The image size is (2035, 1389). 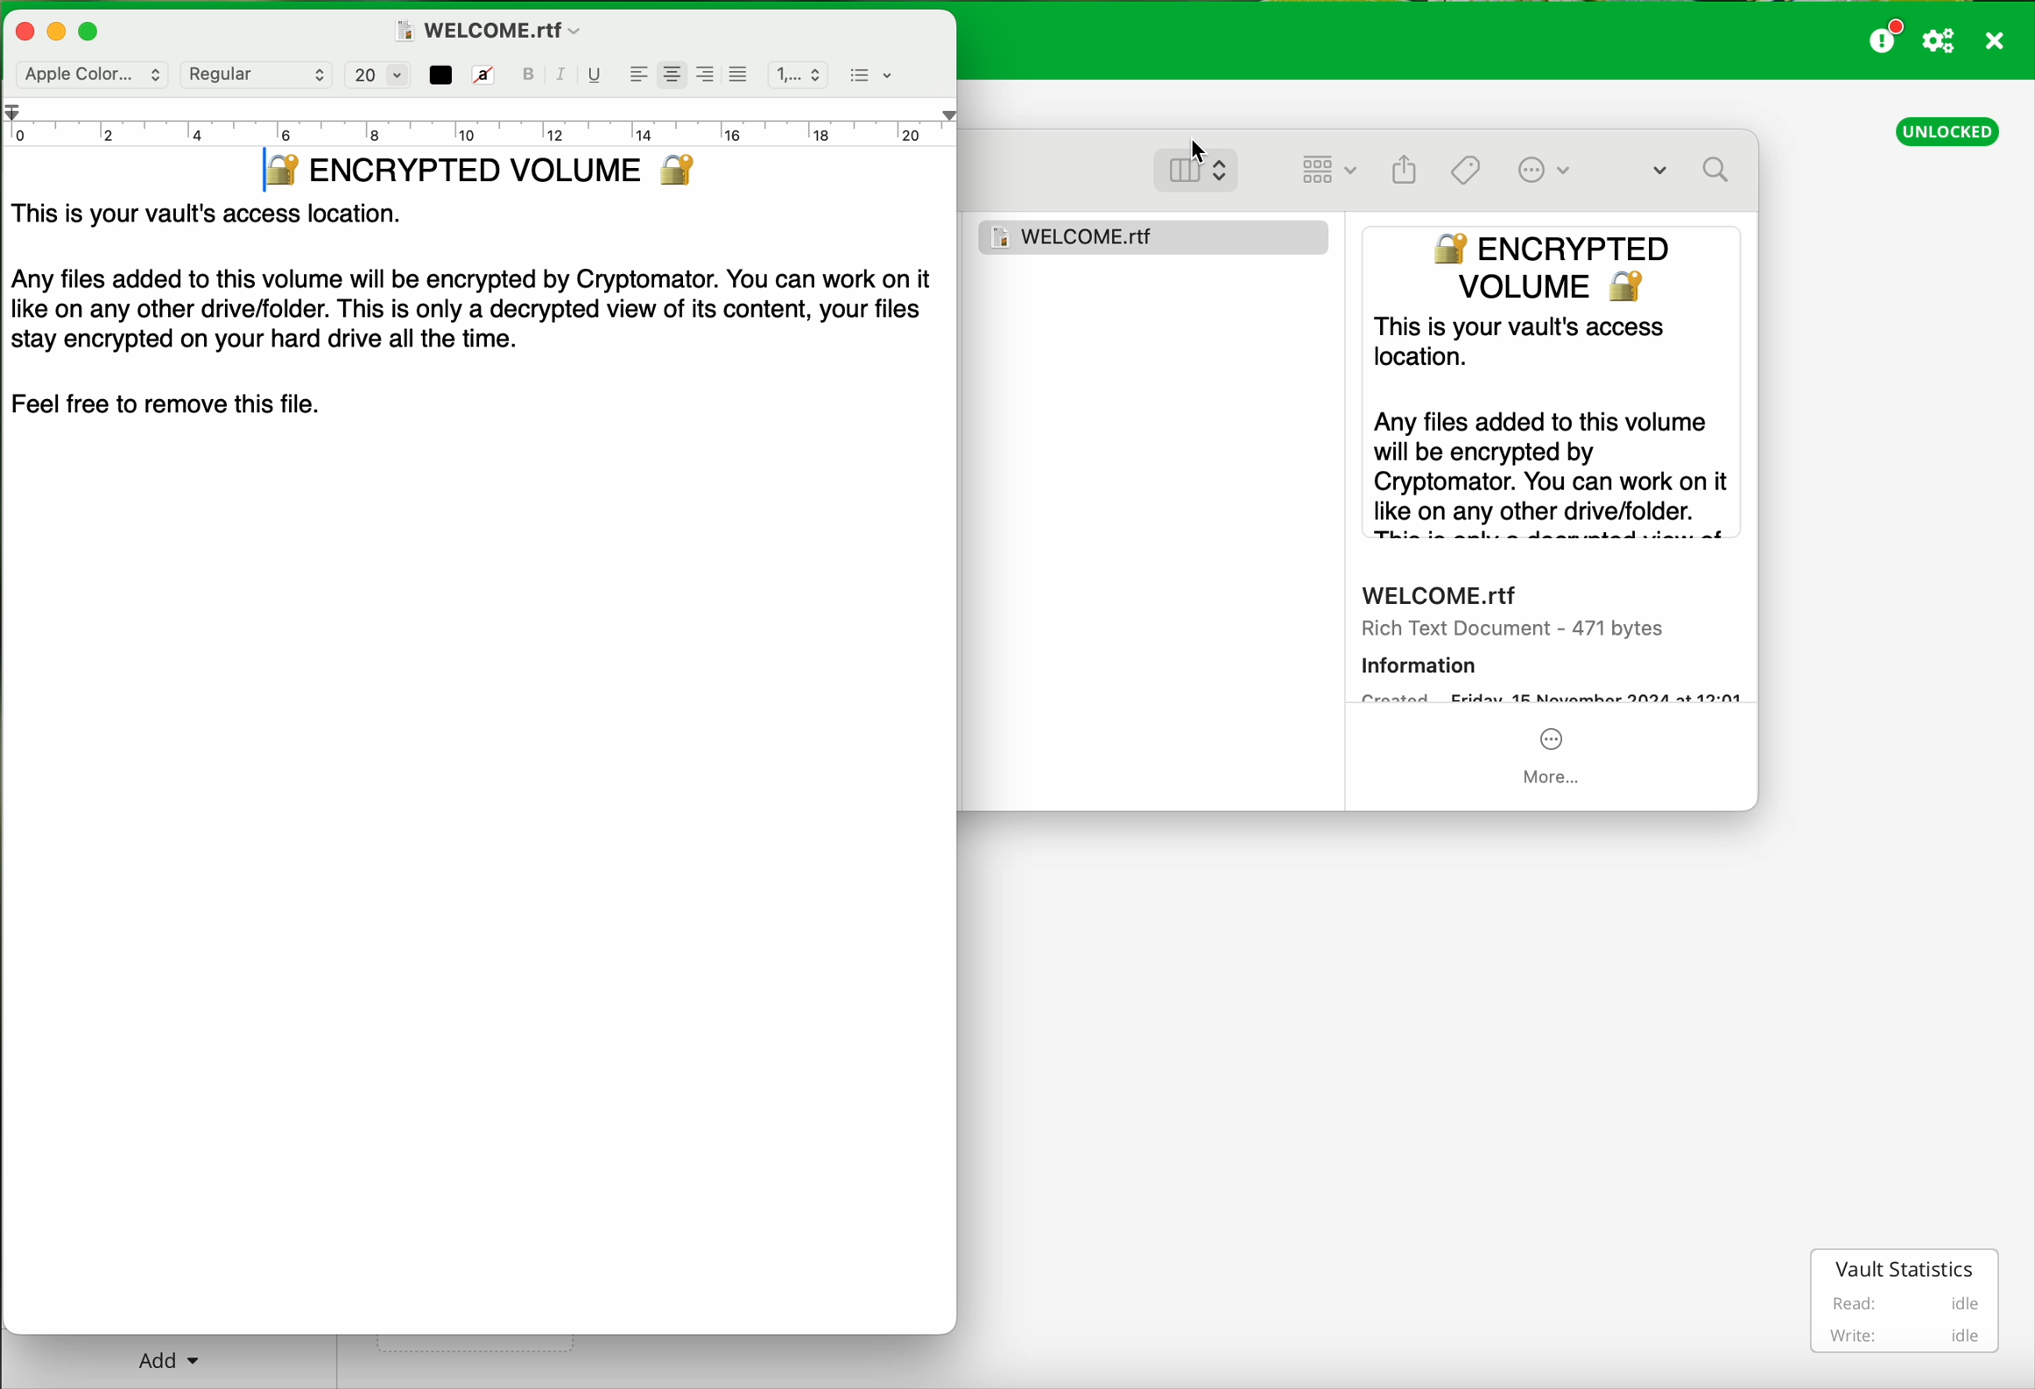 What do you see at coordinates (1996, 44) in the screenshot?
I see `close` at bounding box center [1996, 44].